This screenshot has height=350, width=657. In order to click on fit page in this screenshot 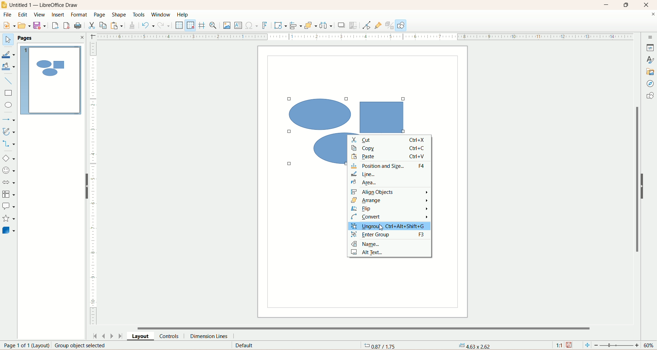, I will do `click(587, 346)`.